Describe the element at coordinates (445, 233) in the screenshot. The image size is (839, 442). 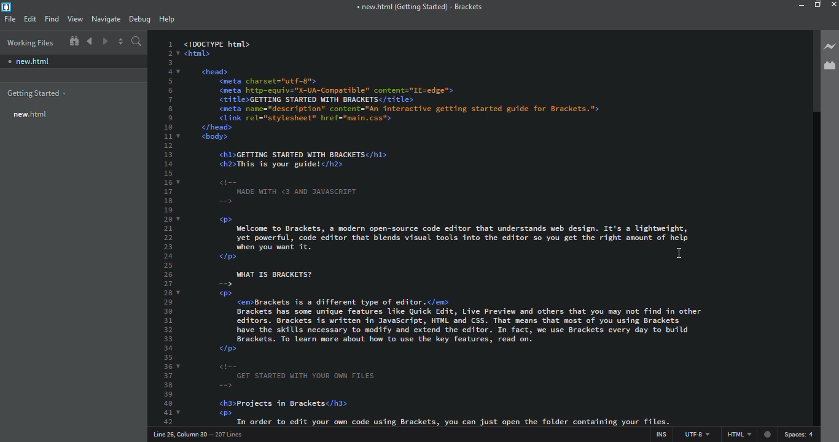
I see `test code` at that location.